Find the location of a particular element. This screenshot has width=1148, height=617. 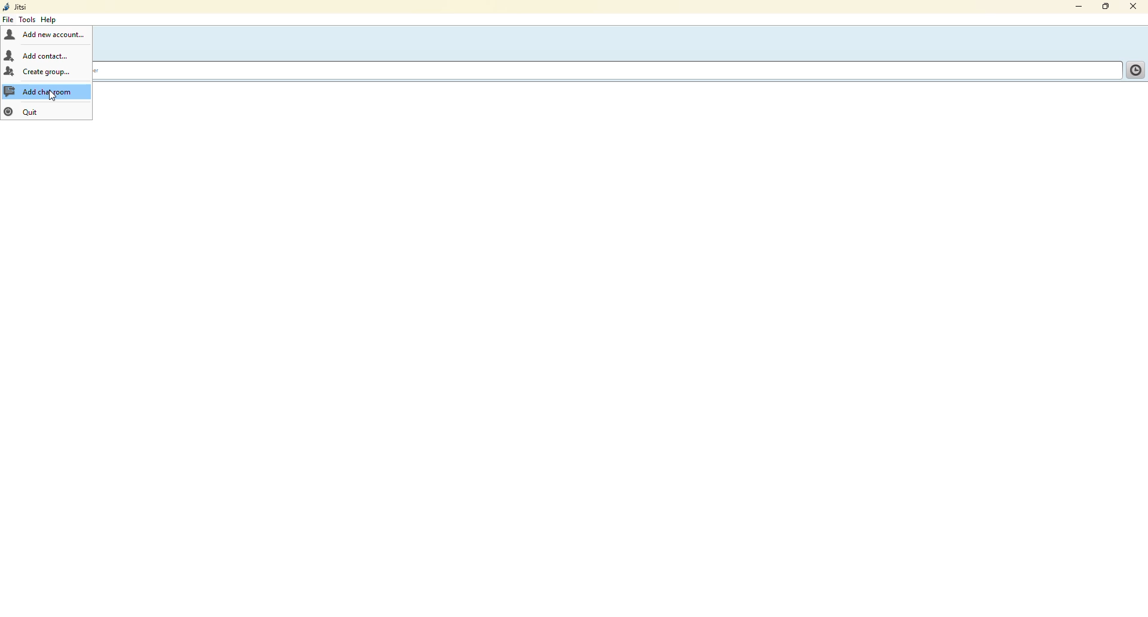

file is located at coordinates (8, 20).